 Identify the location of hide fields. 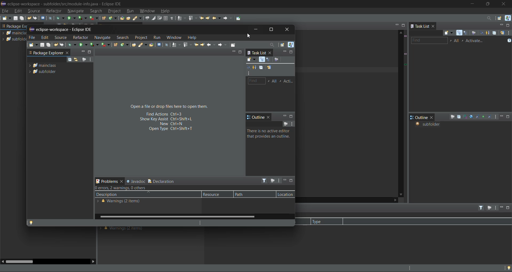
(471, 117).